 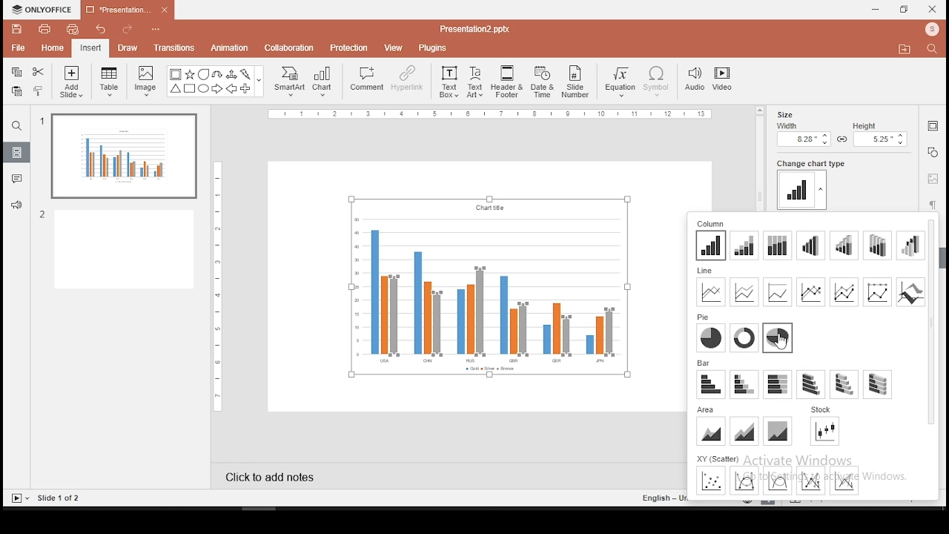 I want to click on column 3, so click(x=778, y=246).